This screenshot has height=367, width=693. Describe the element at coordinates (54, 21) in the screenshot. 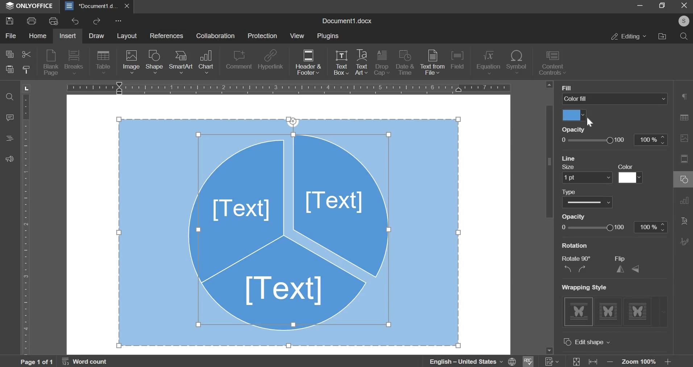

I see `print previw` at that location.